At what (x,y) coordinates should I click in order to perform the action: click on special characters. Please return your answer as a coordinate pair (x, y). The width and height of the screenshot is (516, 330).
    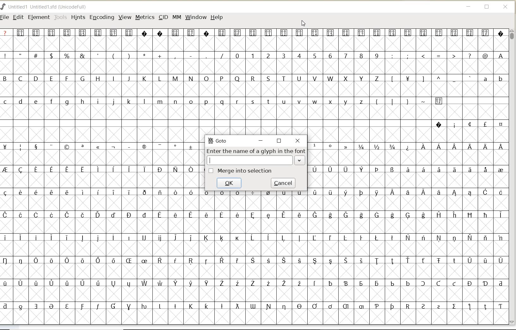
    Looking at the image, I should click on (469, 124).